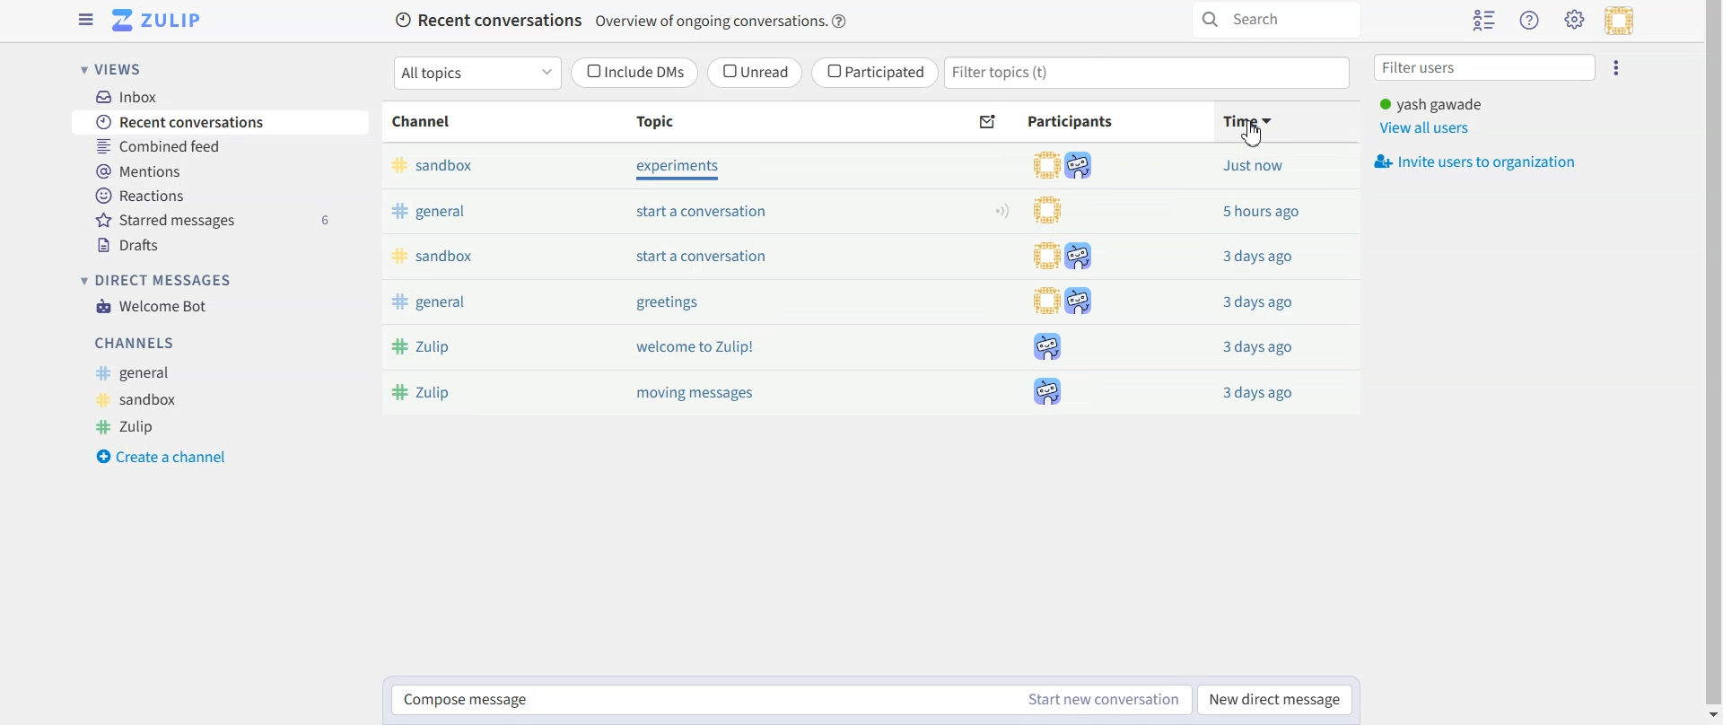 This screenshot has height=725, width=1723. Describe the element at coordinates (642, 213) in the screenshot. I see `general start a conversation` at that location.